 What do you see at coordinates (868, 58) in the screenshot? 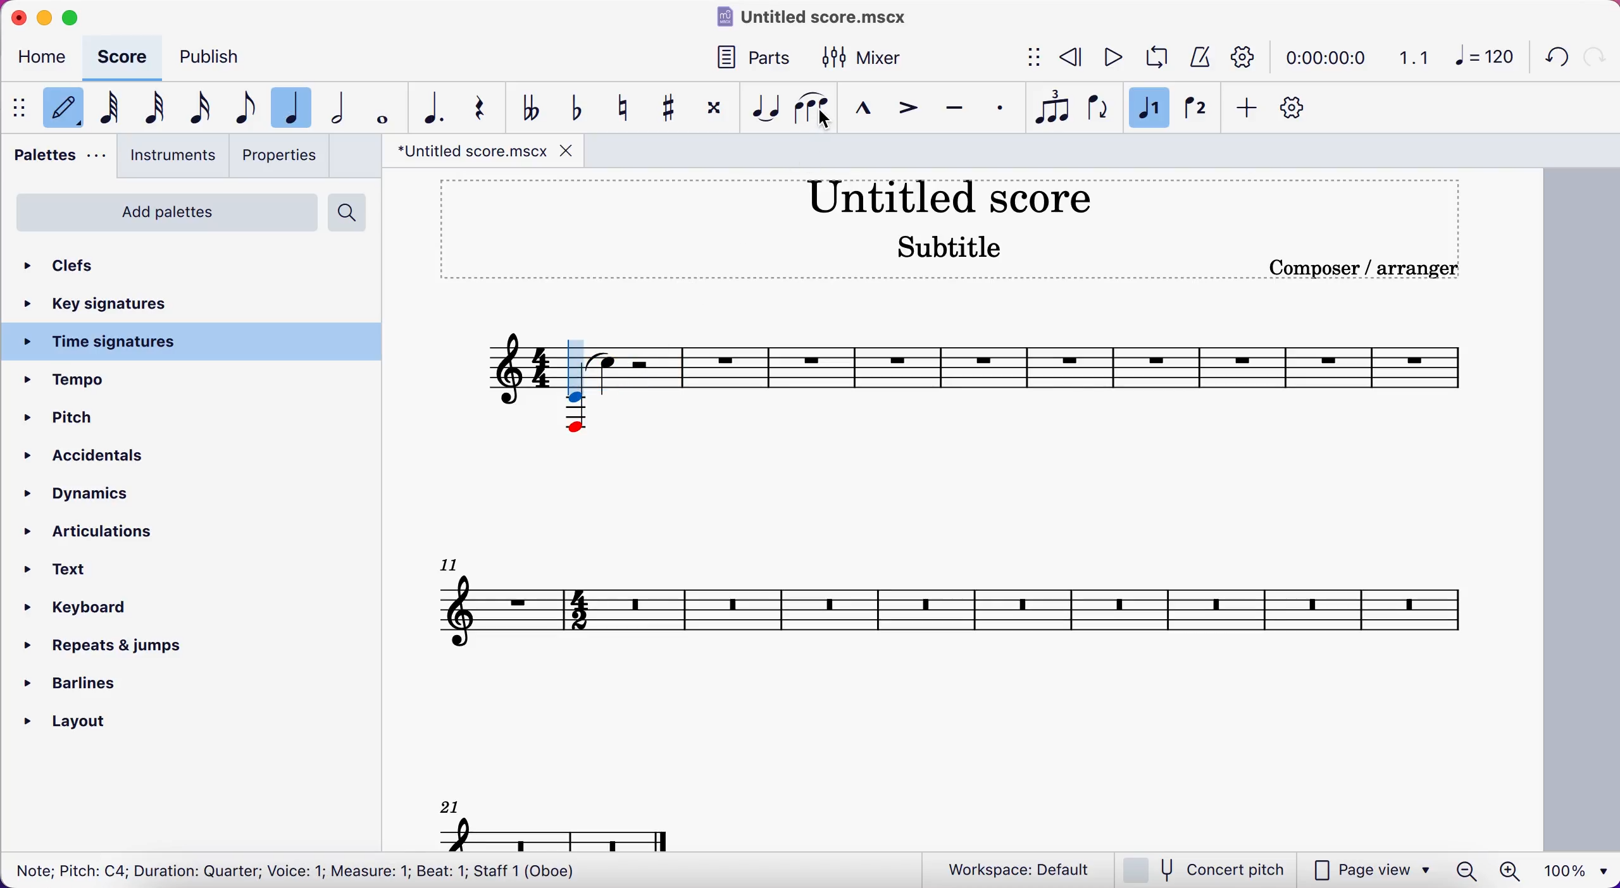
I see `mixer` at bounding box center [868, 58].